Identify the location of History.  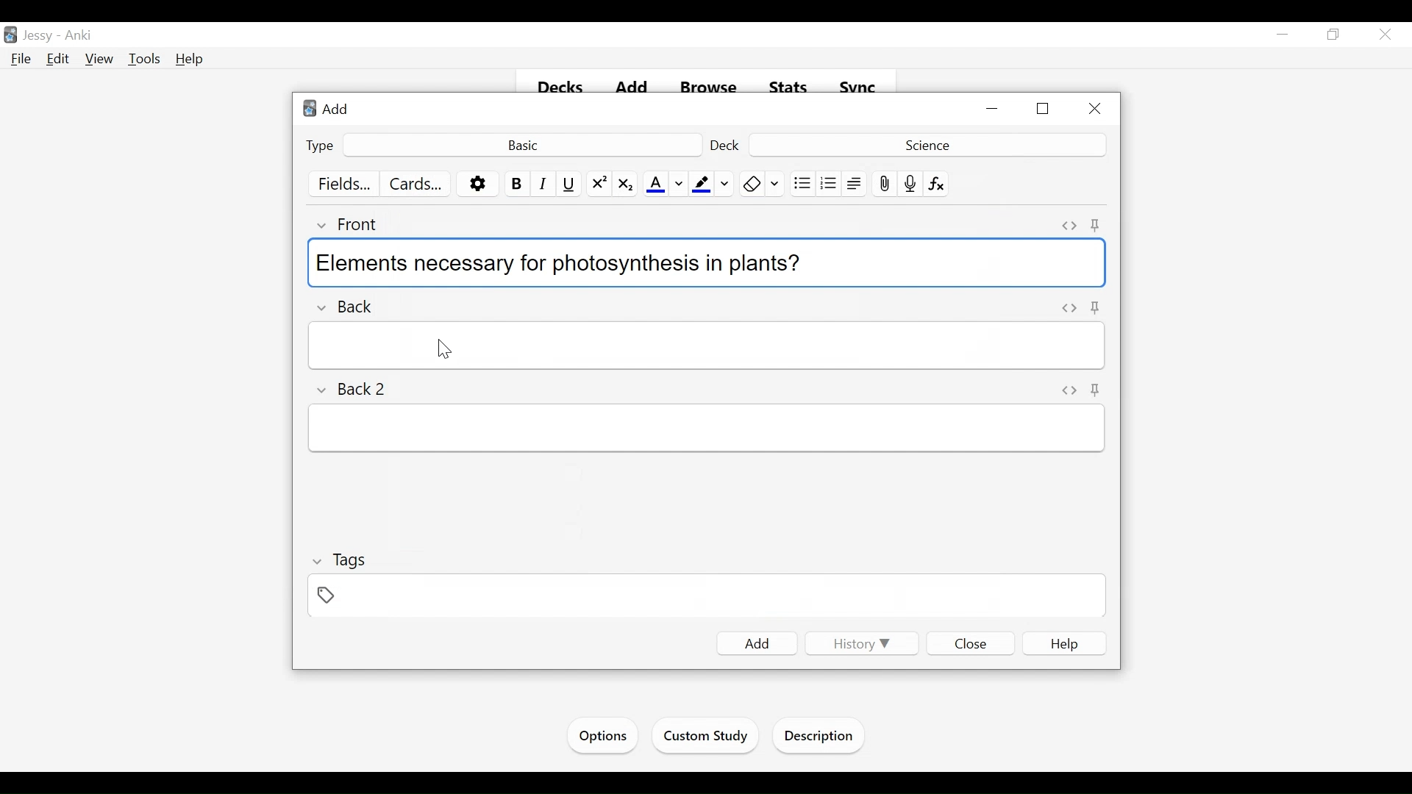
(859, 643).